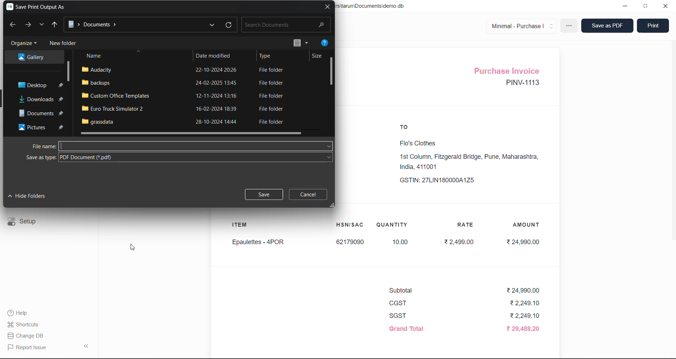  I want to click on Type, so click(267, 57).